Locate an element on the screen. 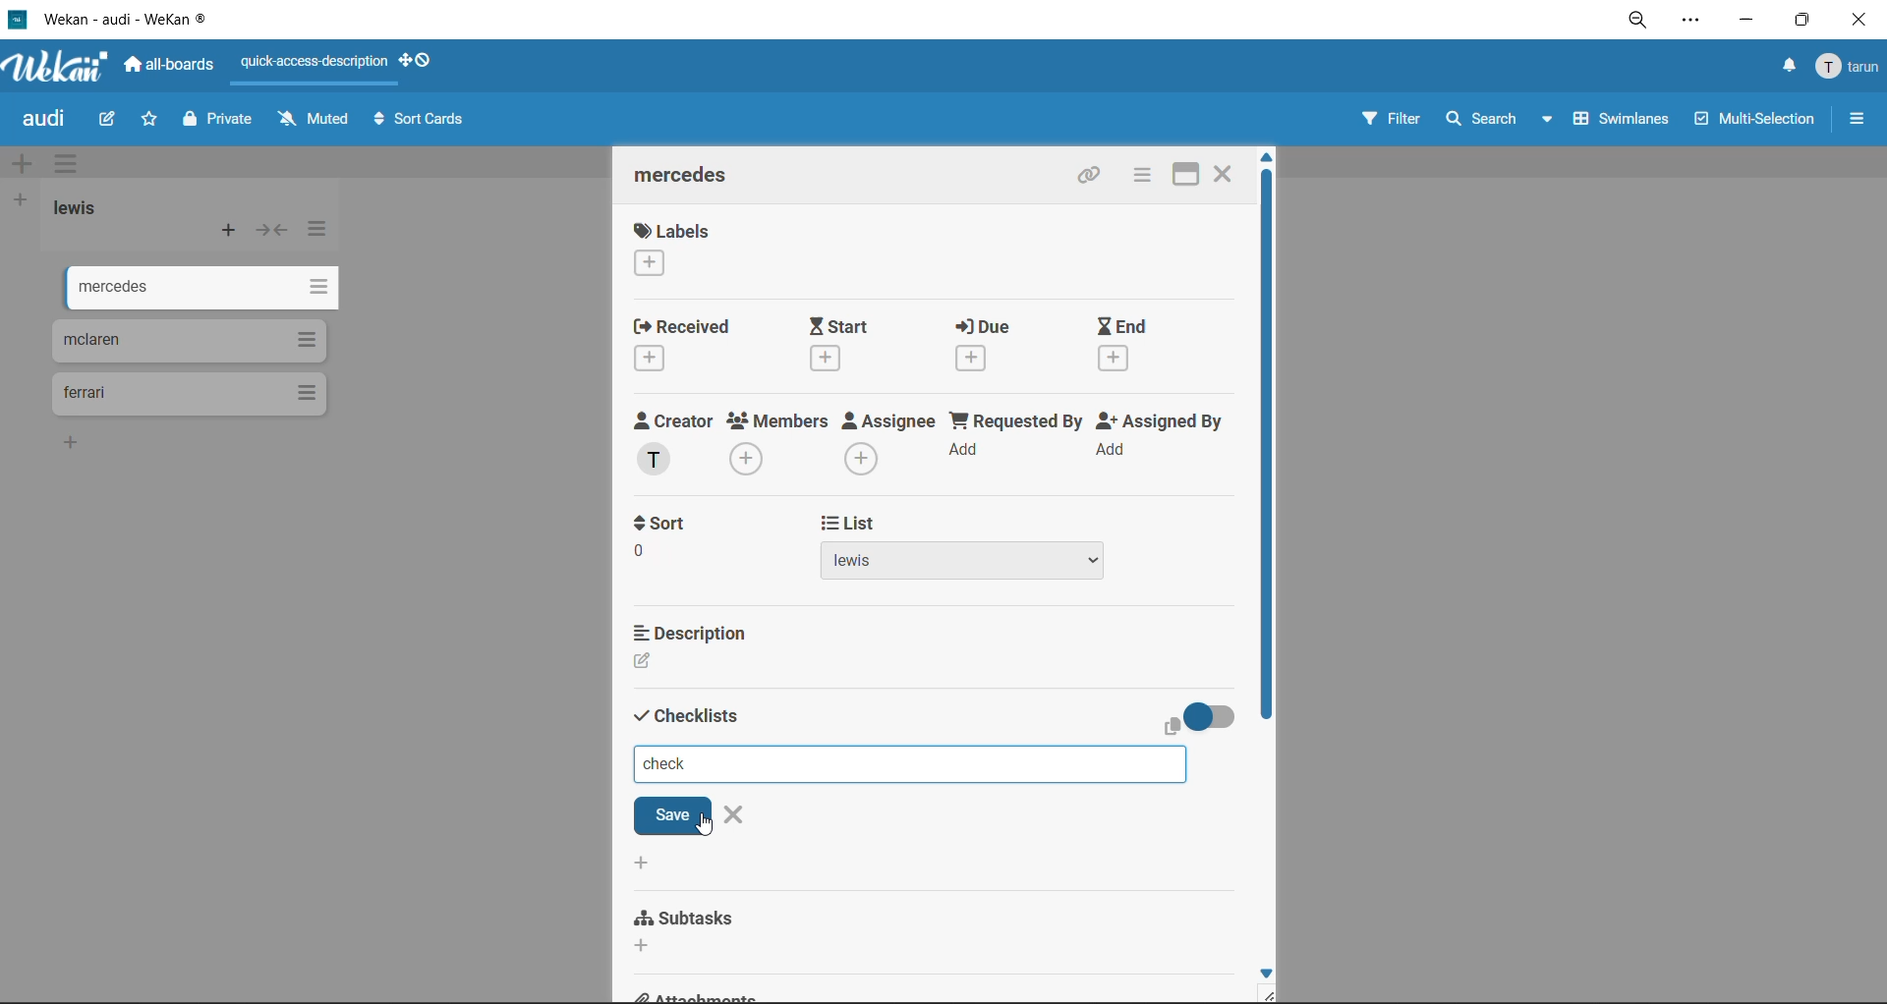 The width and height of the screenshot is (1887, 1004). sort is located at coordinates (681, 562).